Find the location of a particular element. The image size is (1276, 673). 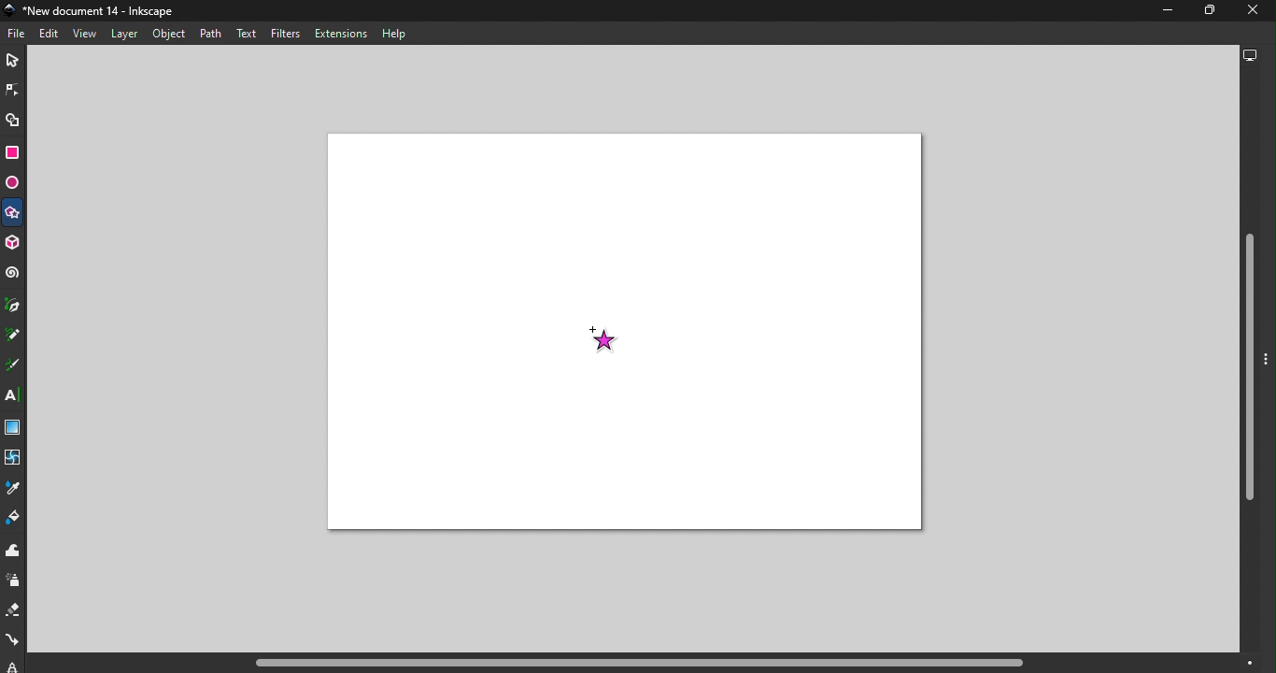

View is located at coordinates (87, 34).